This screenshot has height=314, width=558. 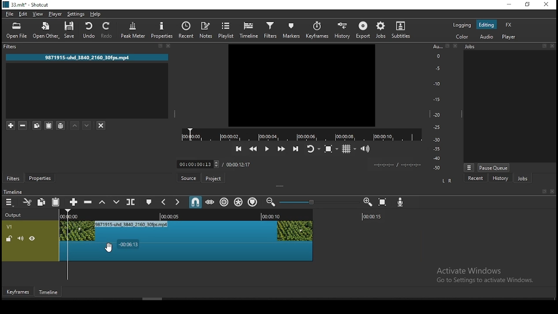 What do you see at coordinates (554, 191) in the screenshot?
I see `close` at bounding box center [554, 191].